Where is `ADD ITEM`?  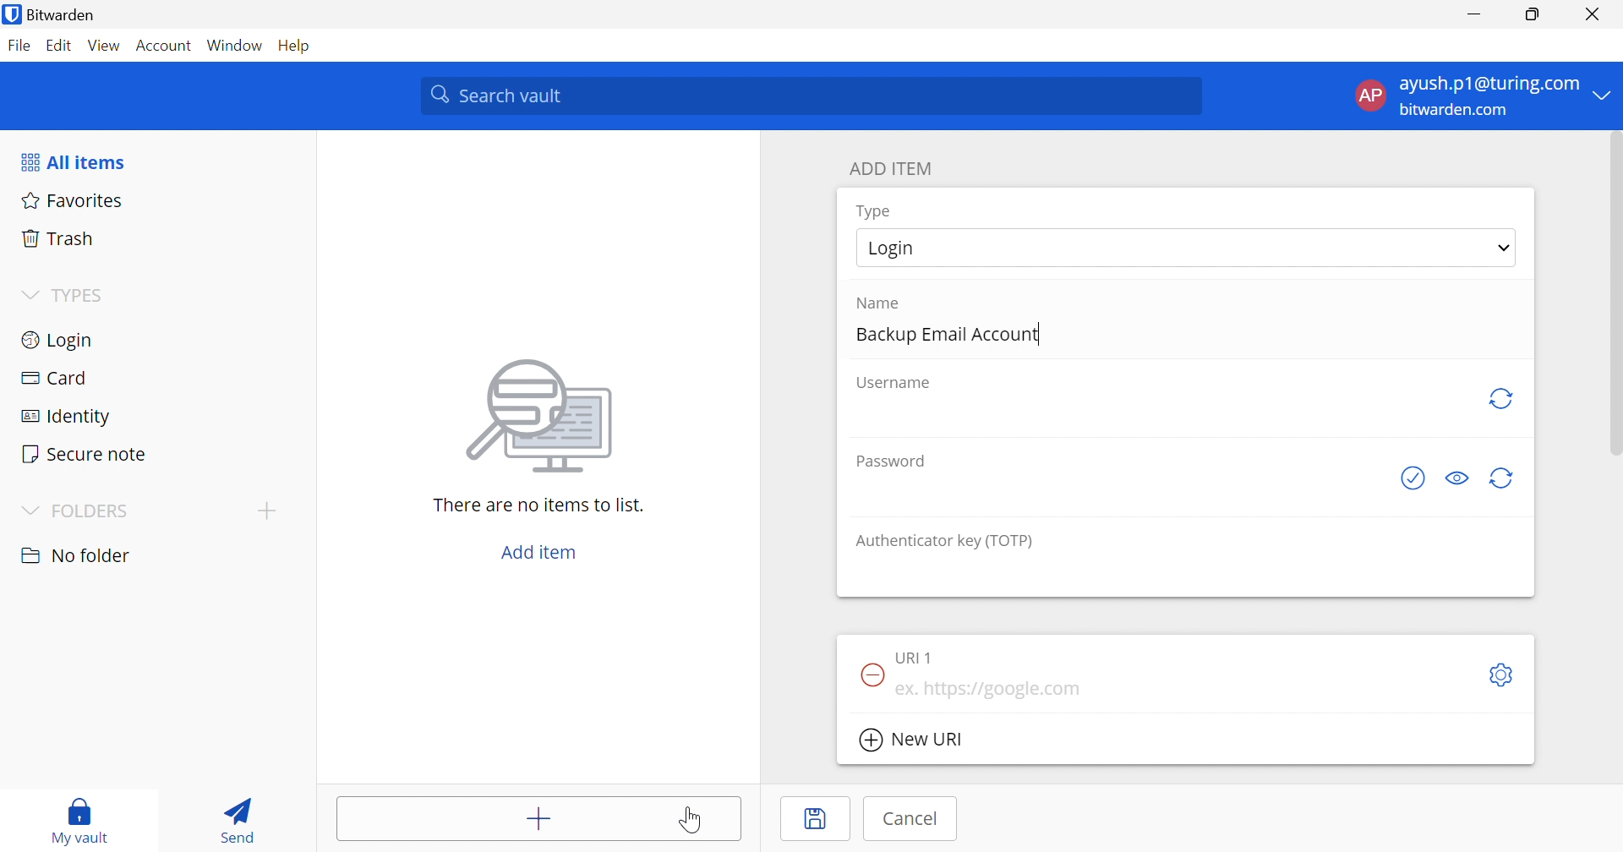
ADD ITEM is located at coordinates (891, 170).